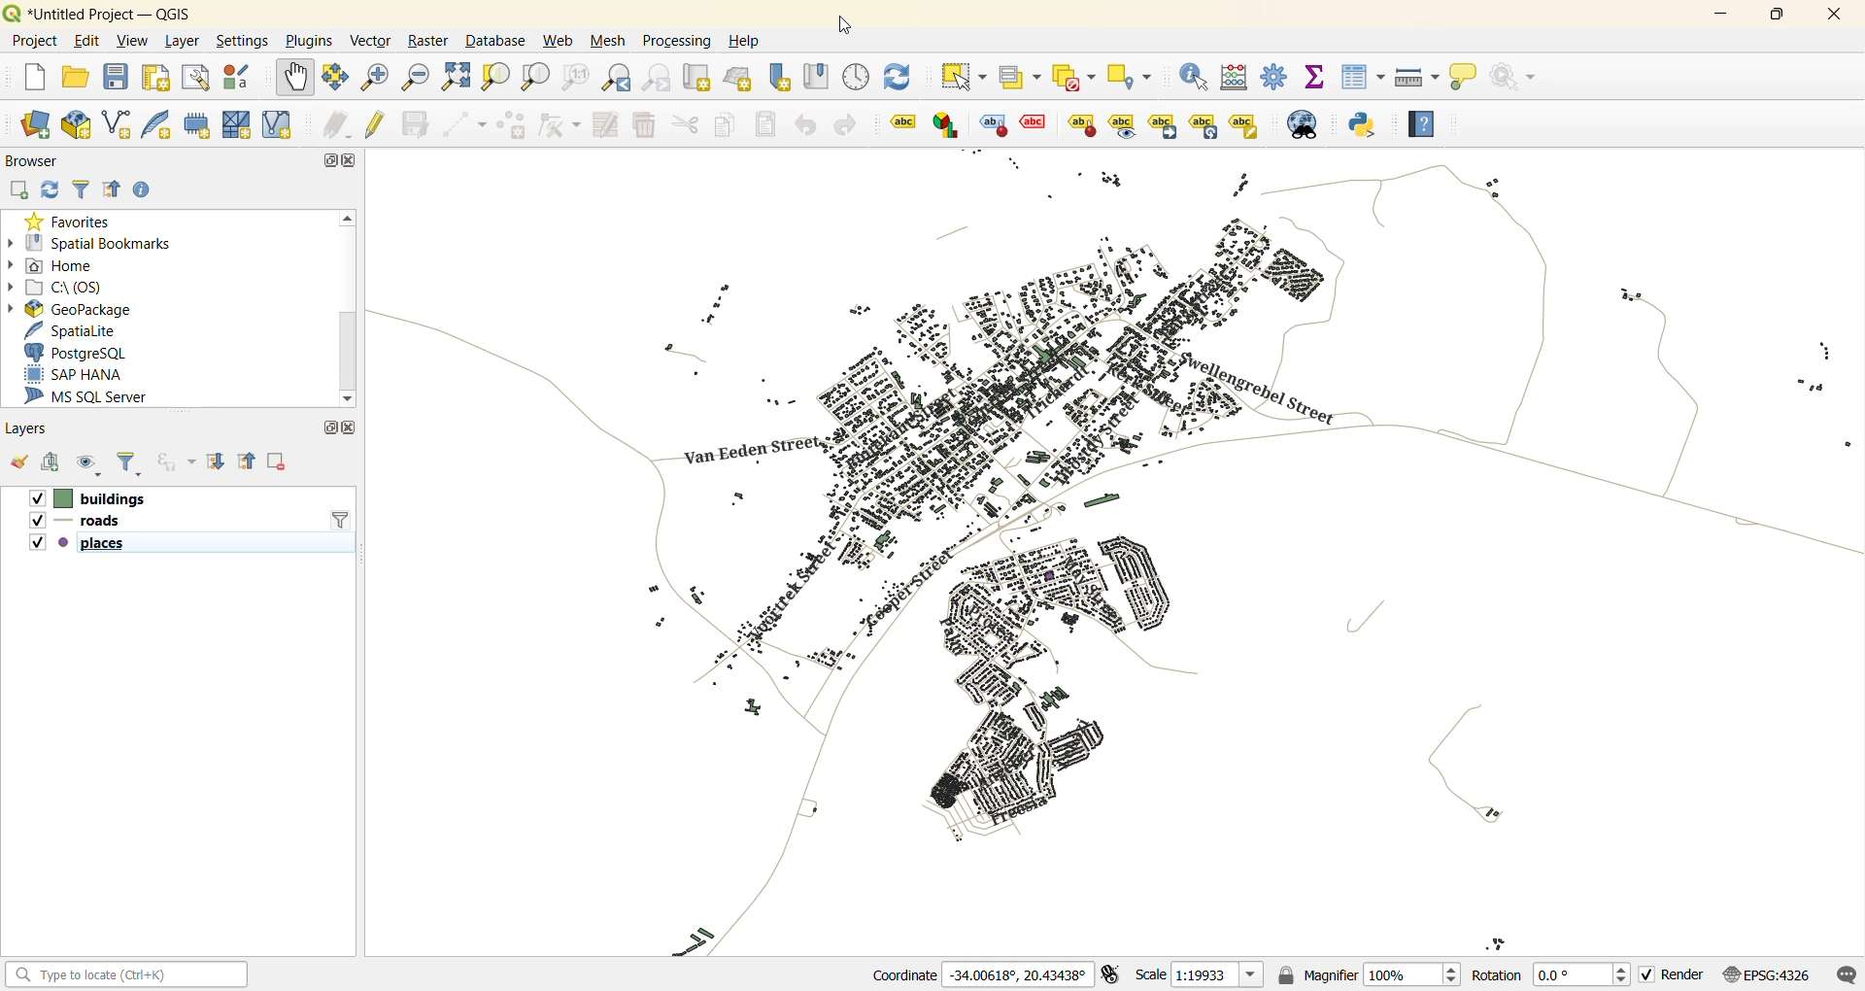 The width and height of the screenshot is (1865, 991). Describe the element at coordinates (161, 124) in the screenshot. I see `new spatialite` at that location.